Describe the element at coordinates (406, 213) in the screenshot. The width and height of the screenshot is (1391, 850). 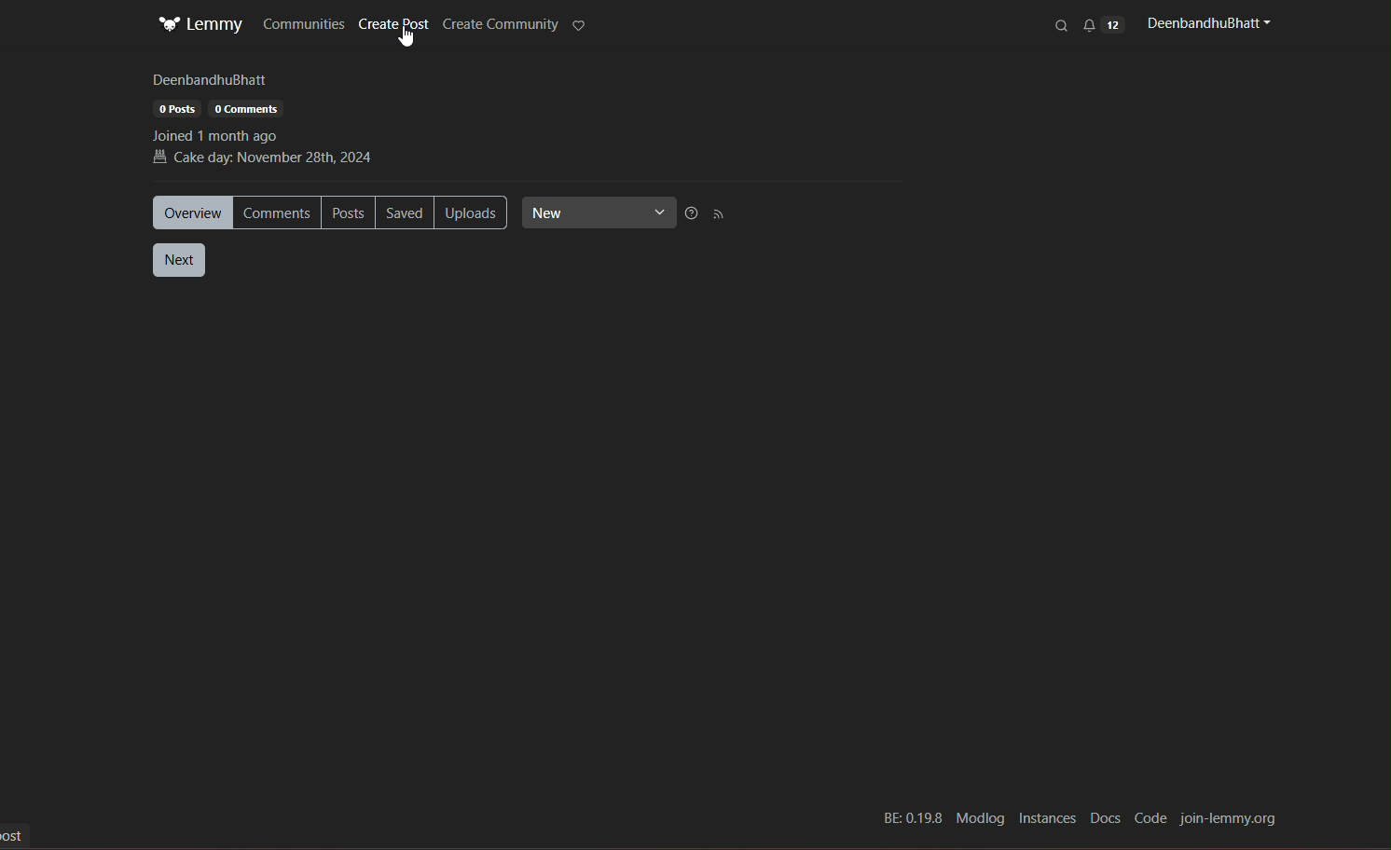
I see `Saved` at that location.